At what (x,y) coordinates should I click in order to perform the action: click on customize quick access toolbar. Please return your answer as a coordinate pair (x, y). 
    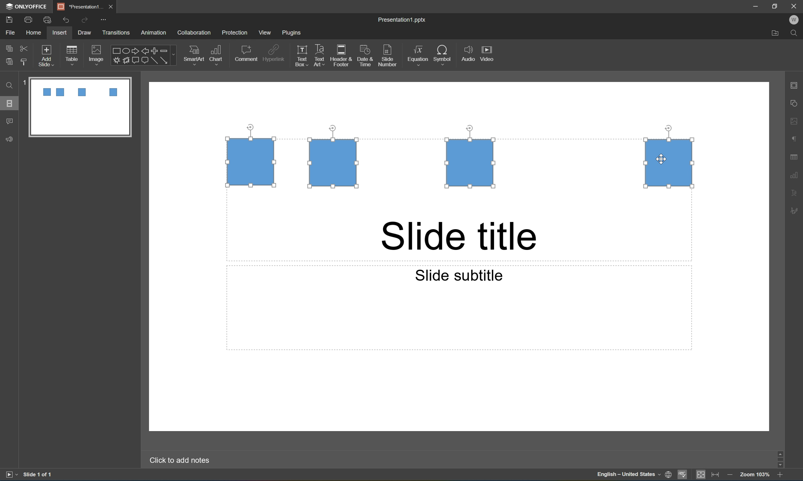
    Looking at the image, I should click on (103, 19).